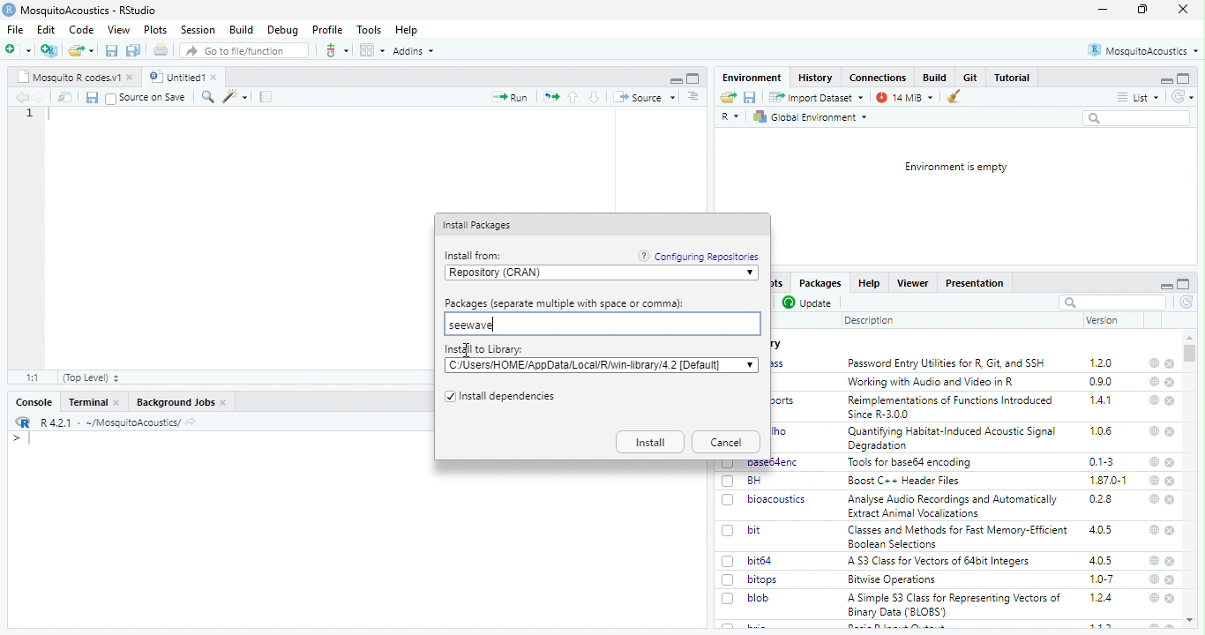 Image resolution: width=1205 pixels, height=635 pixels. I want to click on edit, so click(235, 97).